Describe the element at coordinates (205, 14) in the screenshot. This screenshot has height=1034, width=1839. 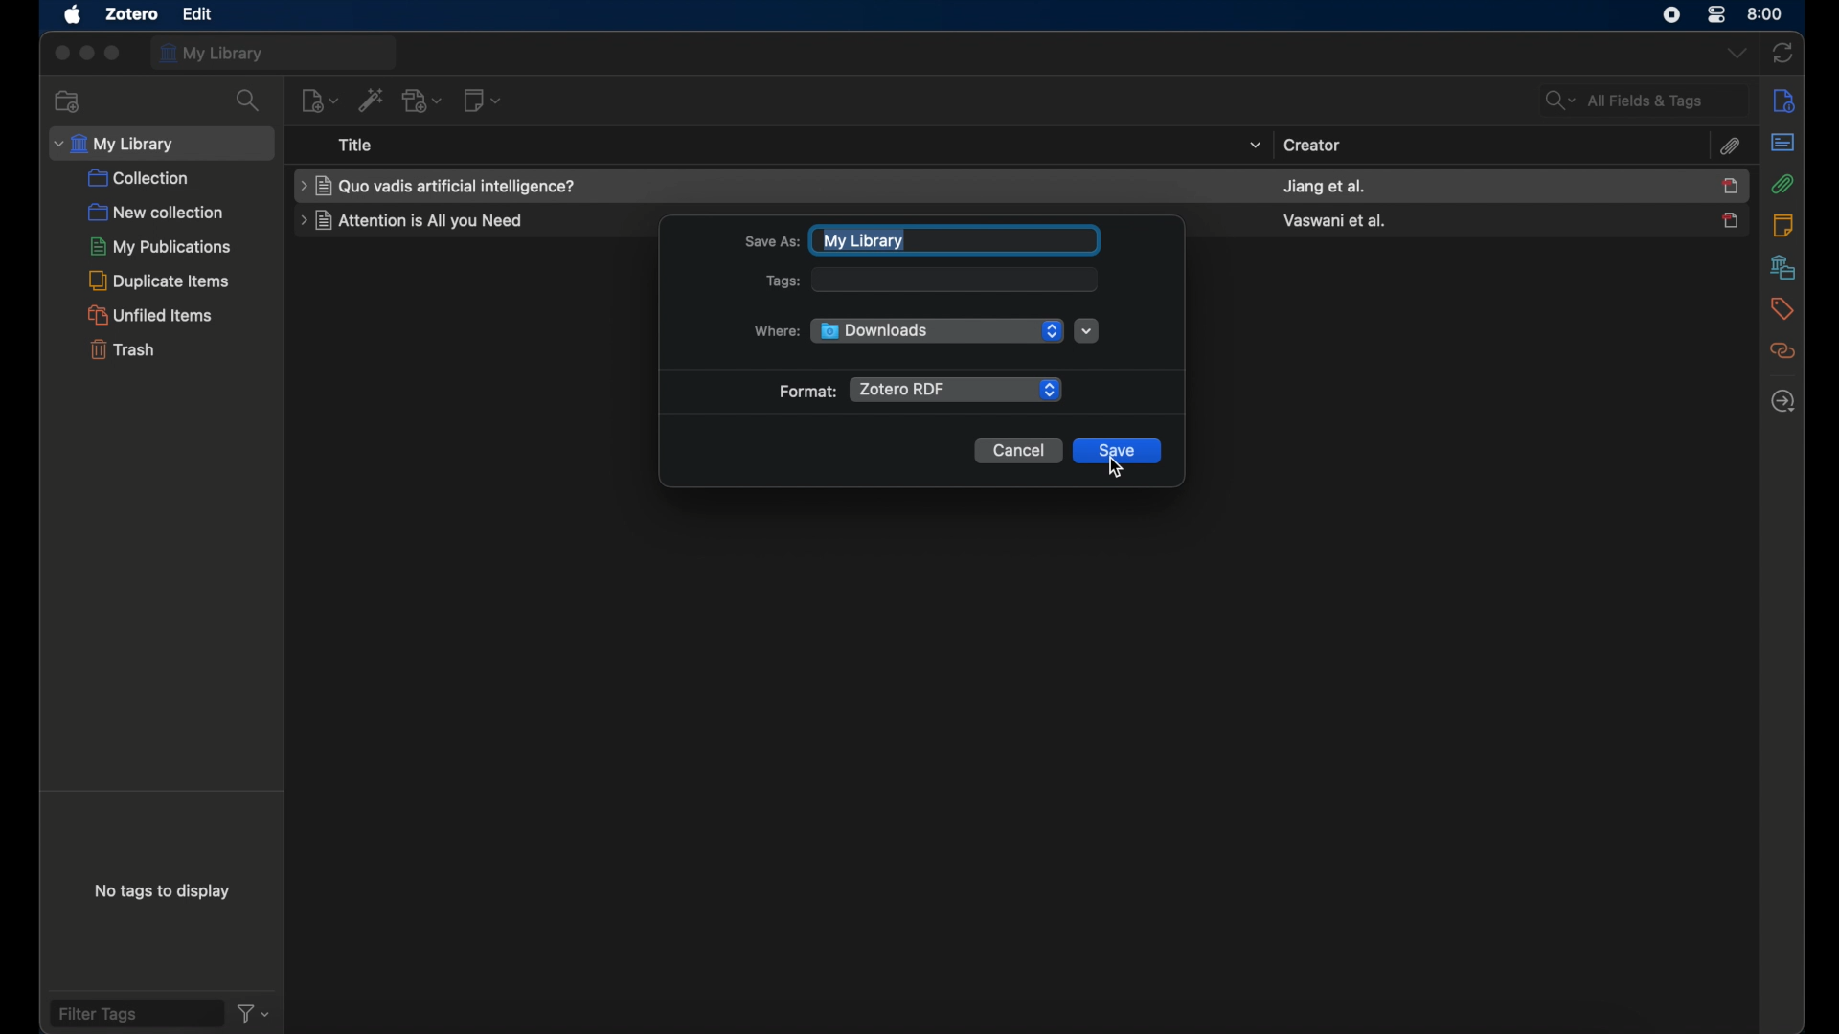
I see `edit` at that location.